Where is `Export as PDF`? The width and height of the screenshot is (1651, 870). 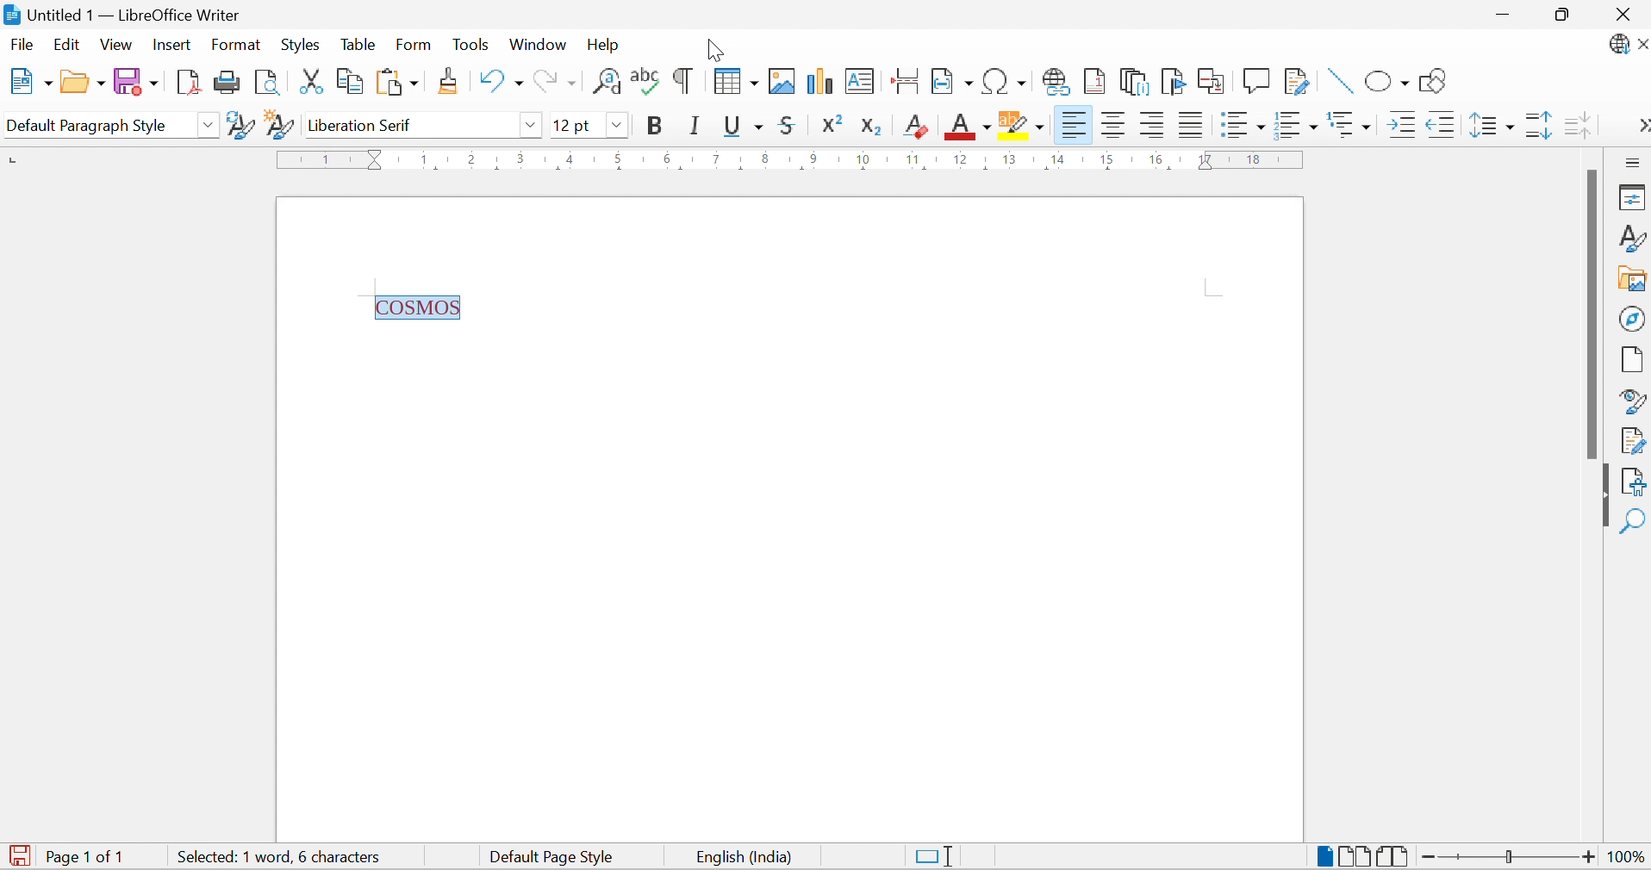 Export as PDF is located at coordinates (185, 81).